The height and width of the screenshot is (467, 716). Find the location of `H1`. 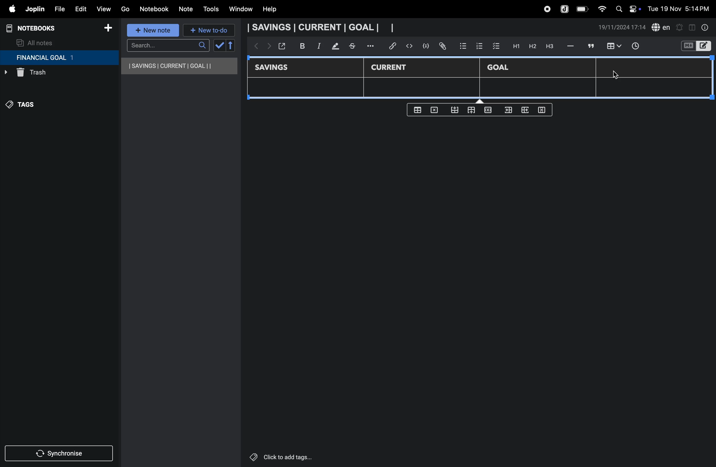

H1 is located at coordinates (515, 46).